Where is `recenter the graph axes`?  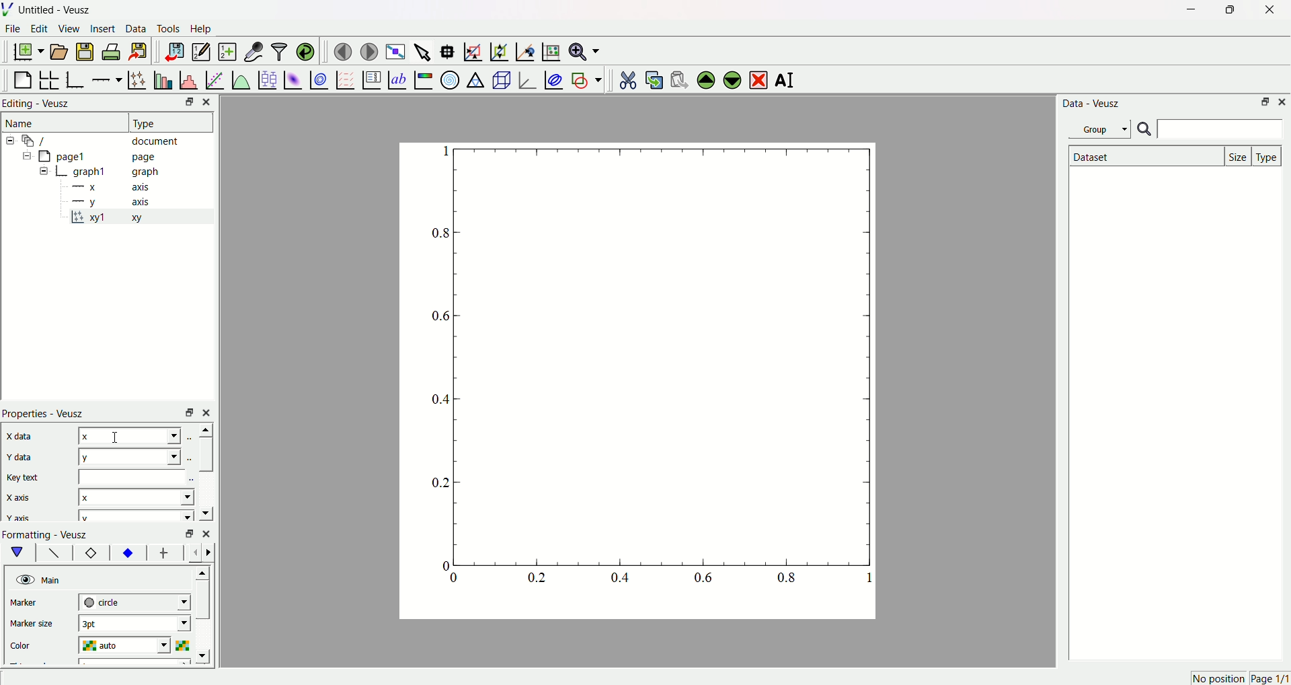 recenter the graph axes is located at coordinates (522, 48).